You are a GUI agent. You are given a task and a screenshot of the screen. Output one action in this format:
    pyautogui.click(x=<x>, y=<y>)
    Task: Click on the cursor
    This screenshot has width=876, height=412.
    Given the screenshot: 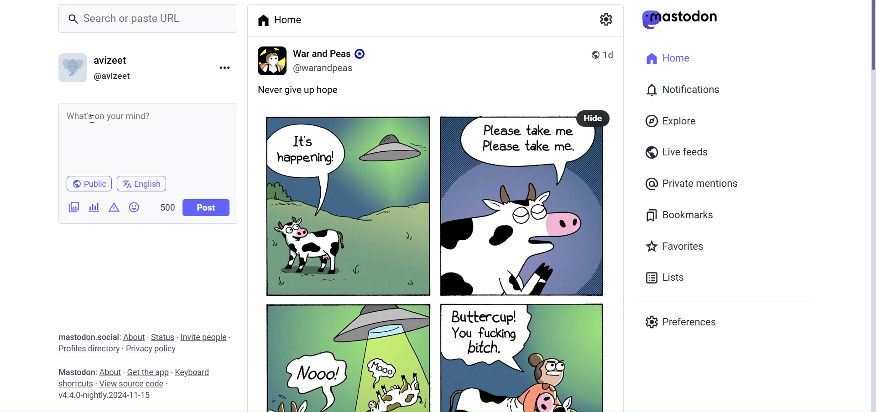 What is the action you would take?
    pyautogui.click(x=98, y=122)
    